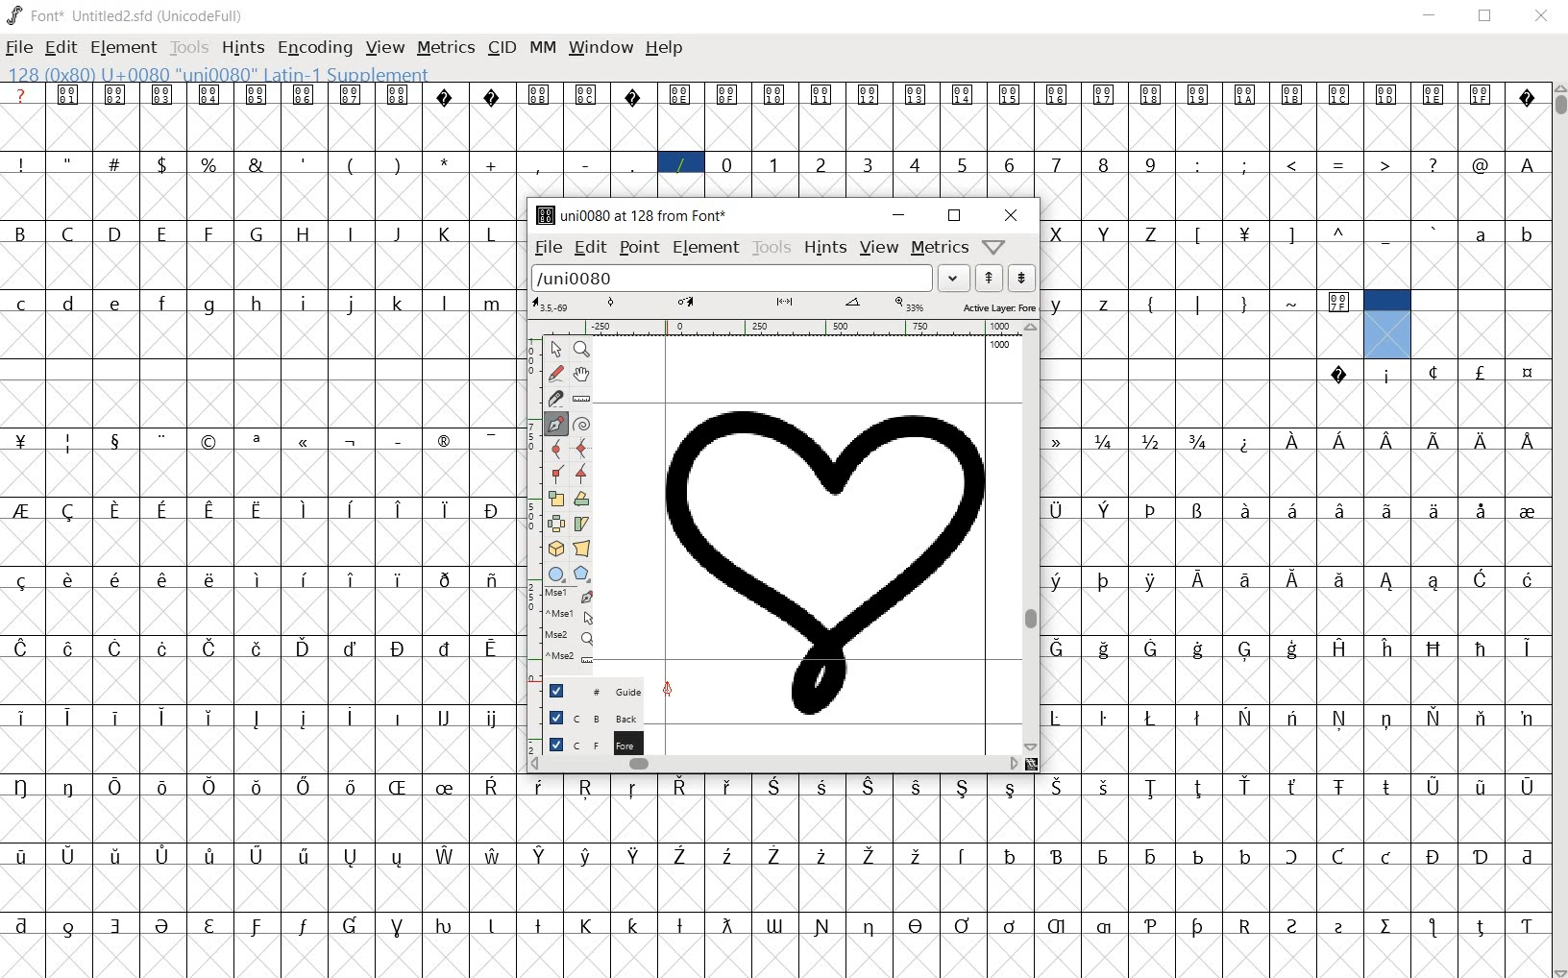 This screenshot has height=978, width=1568. Describe the element at coordinates (1387, 648) in the screenshot. I see `glyph` at that location.